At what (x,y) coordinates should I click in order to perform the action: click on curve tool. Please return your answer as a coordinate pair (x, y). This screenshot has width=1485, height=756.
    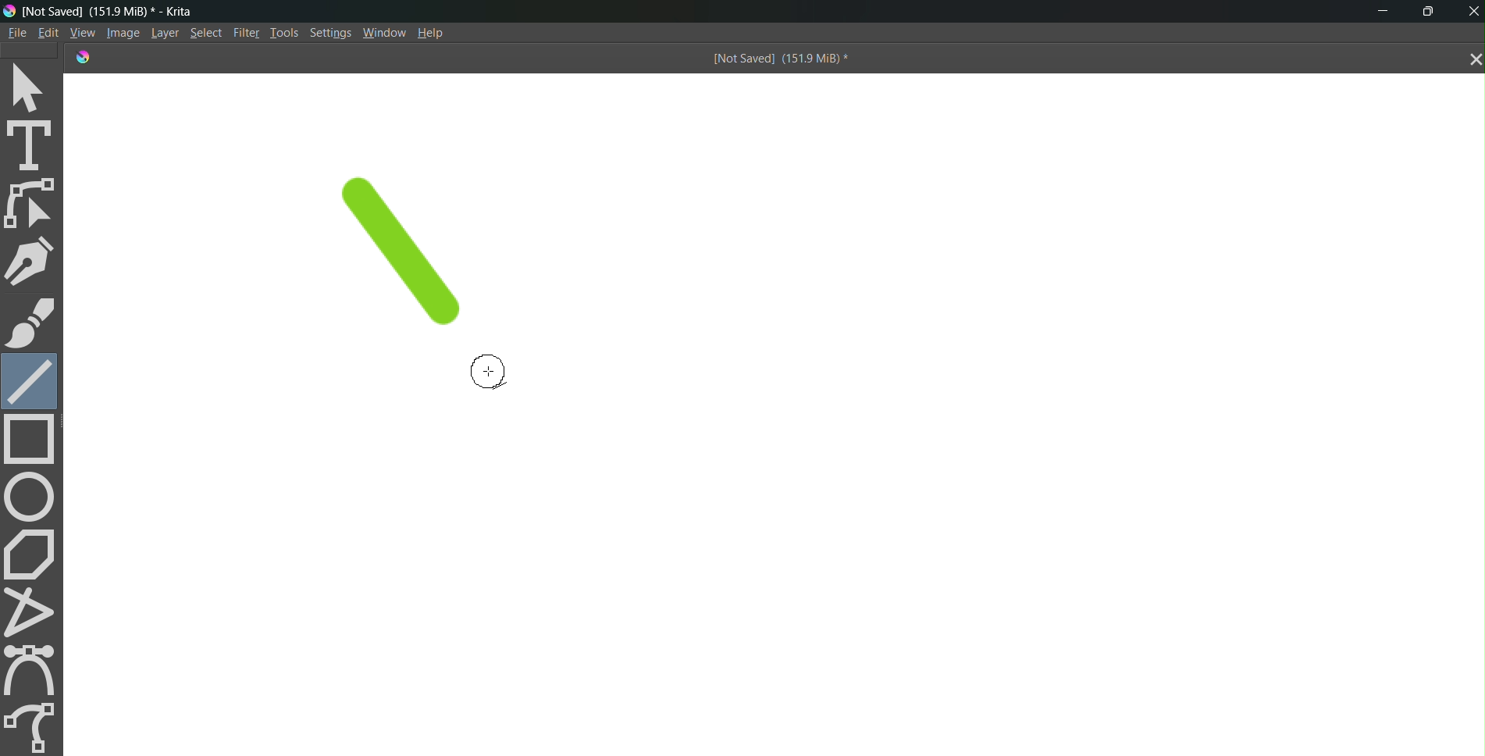
    Looking at the image, I should click on (35, 669).